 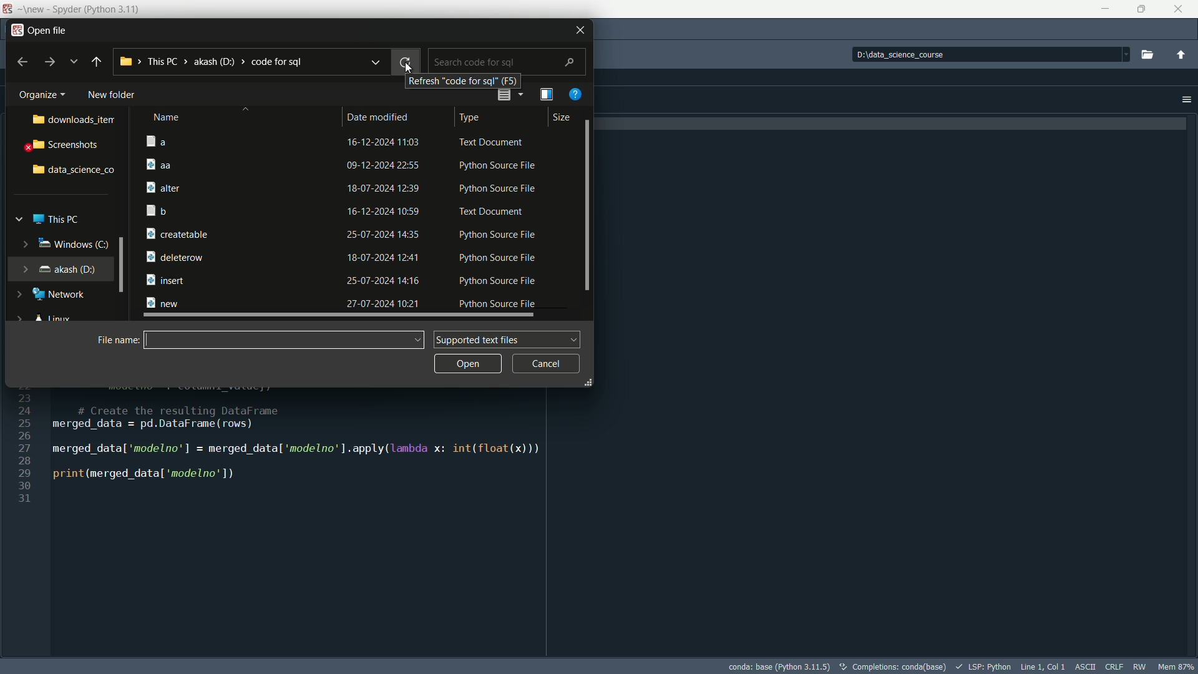 What do you see at coordinates (587, 206) in the screenshot?
I see `Scrollbar` at bounding box center [587, 206].